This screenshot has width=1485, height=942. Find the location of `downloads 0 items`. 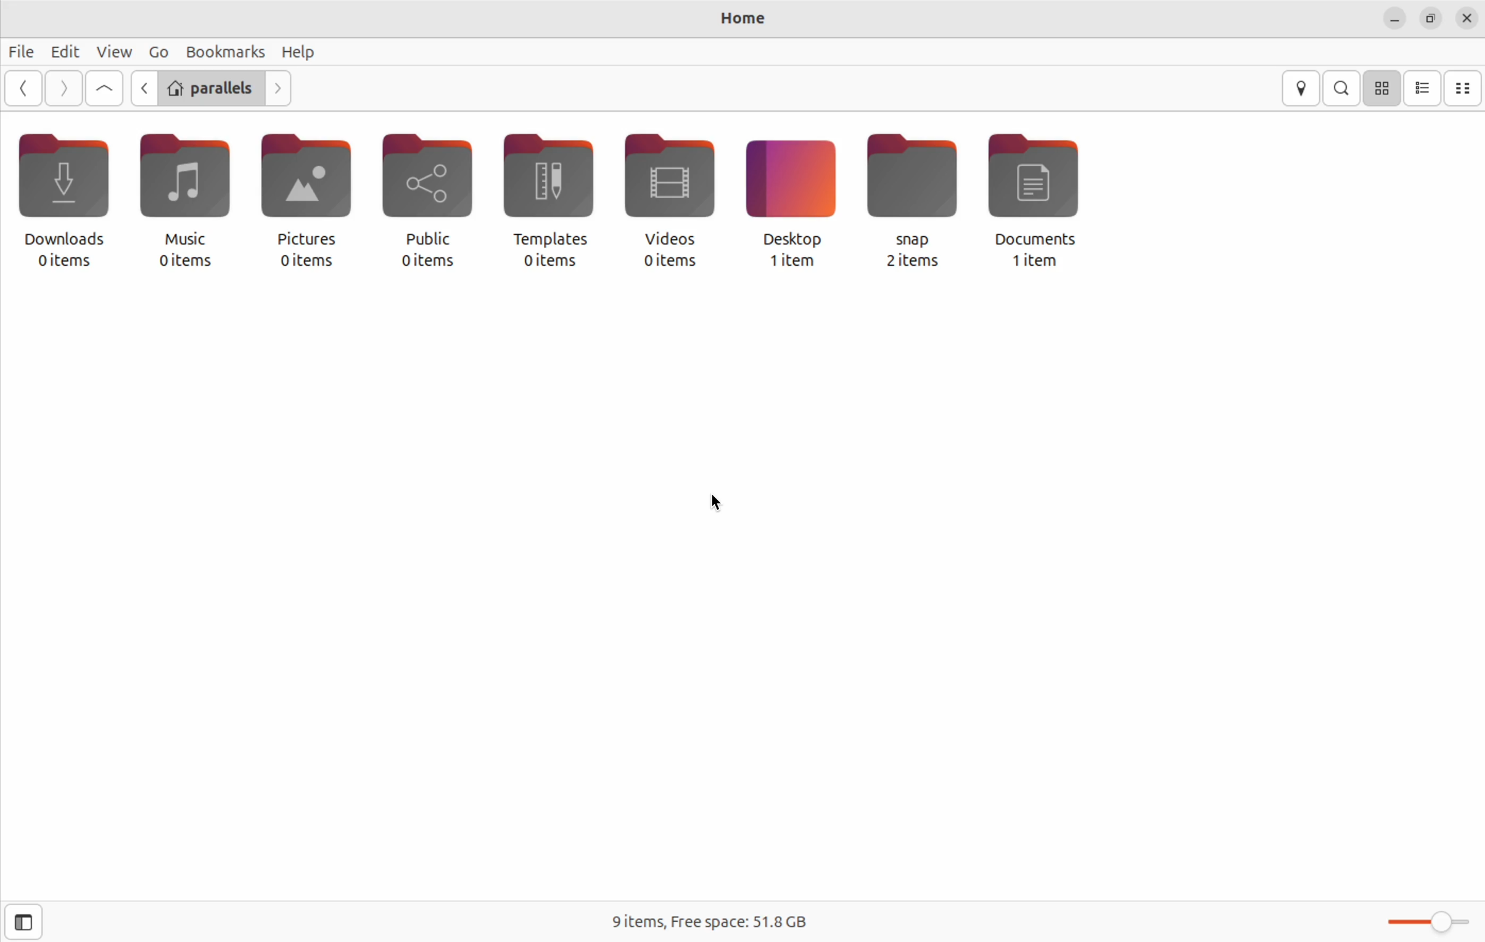

downloads 0 items is located at coordinates (60, 200).